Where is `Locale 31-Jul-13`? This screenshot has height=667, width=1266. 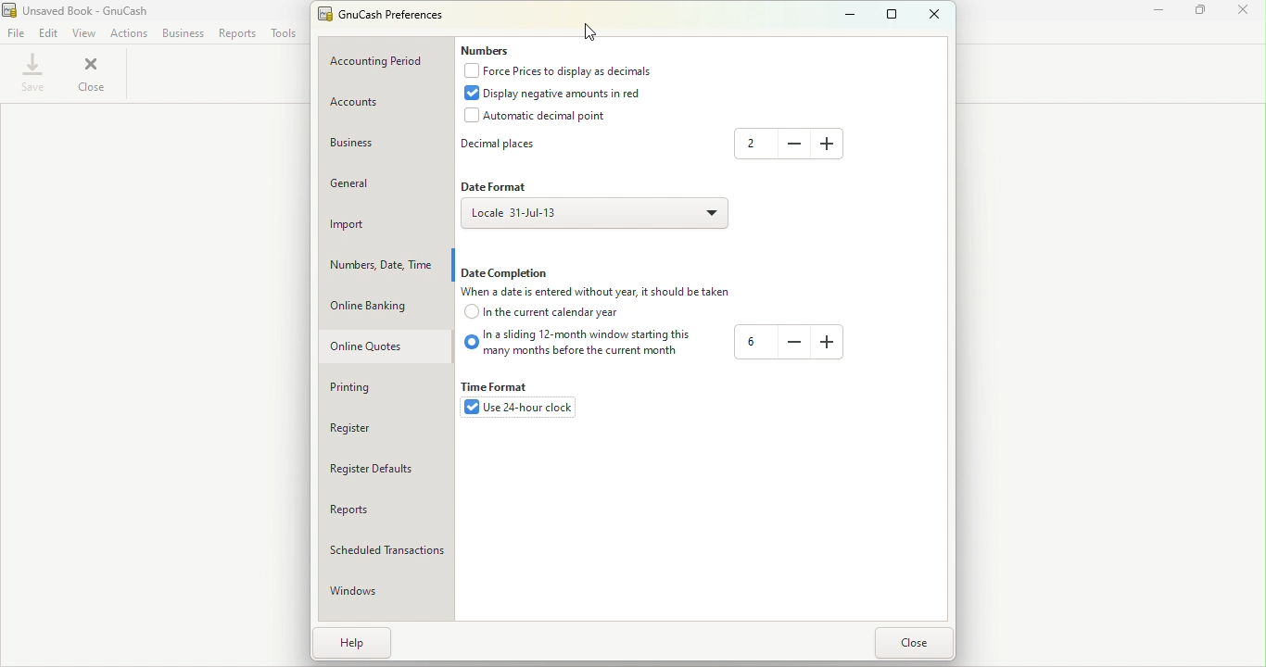 Locale 31-Jul-13 is located at coordinates (595, 214).